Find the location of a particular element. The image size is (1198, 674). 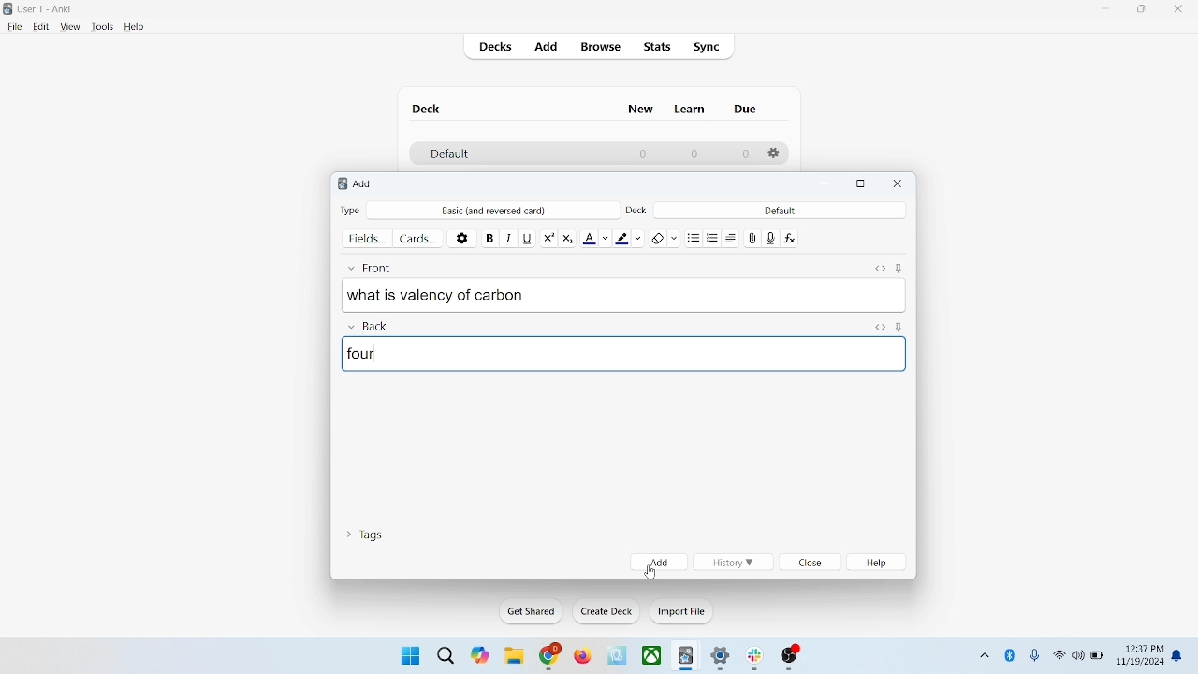

fields is located at coordinates (367, 237).